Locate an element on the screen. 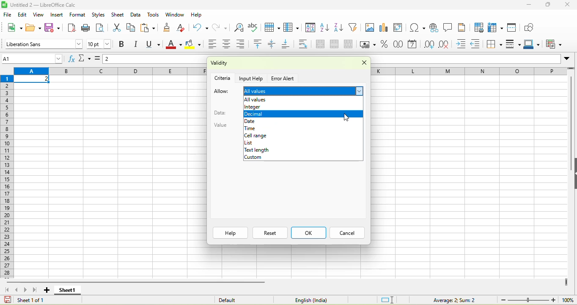 The width and height of the screenshot is (577, 305). redo is located at coordinates (223, 27).